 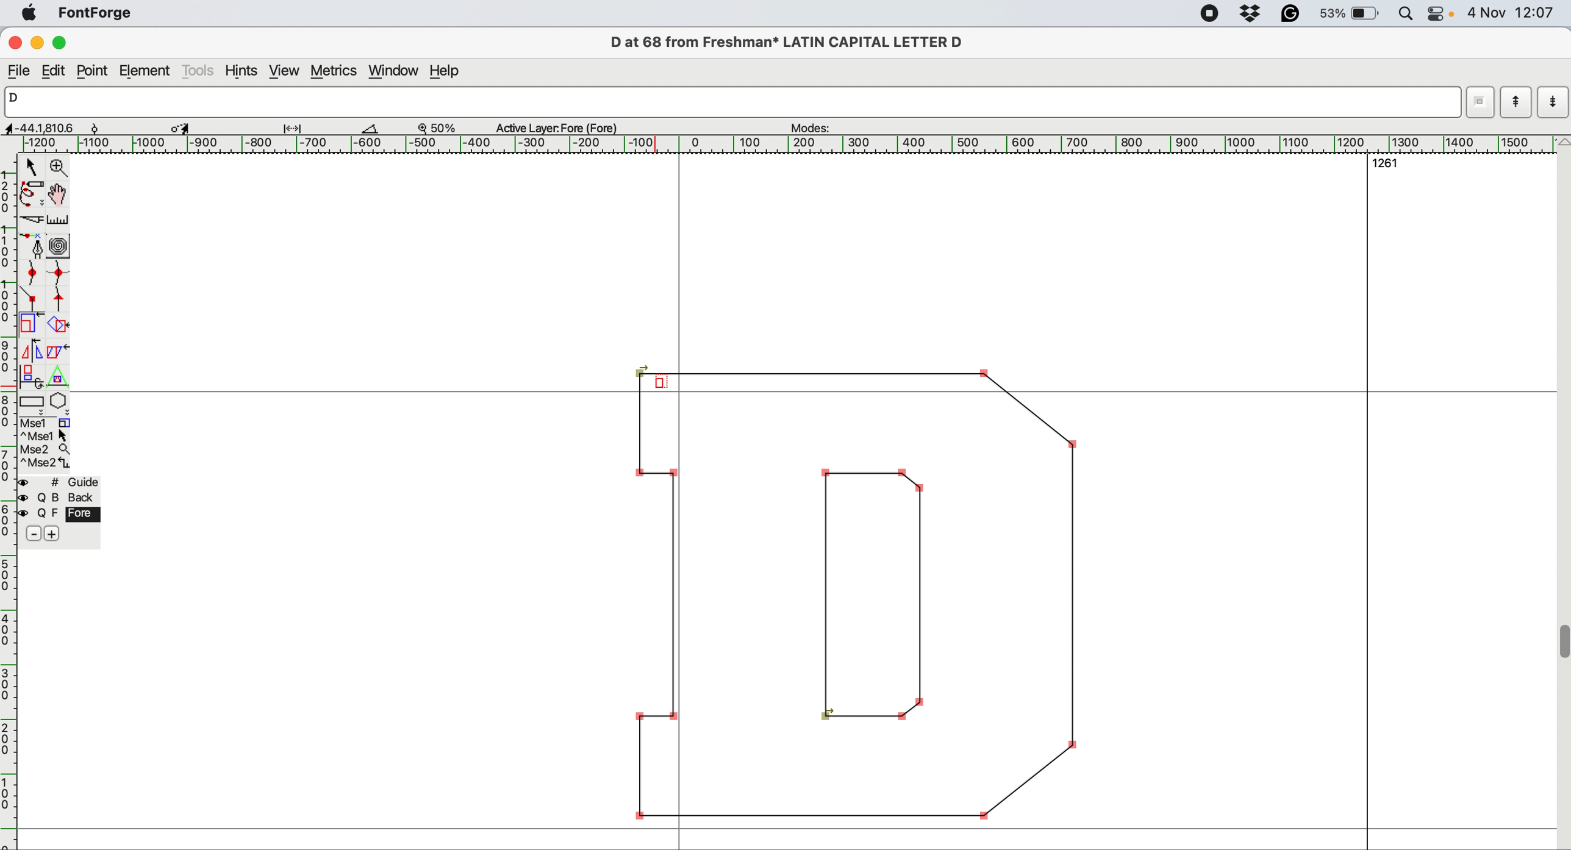 I want to click on Msel 1, so click(x=52, y=422).